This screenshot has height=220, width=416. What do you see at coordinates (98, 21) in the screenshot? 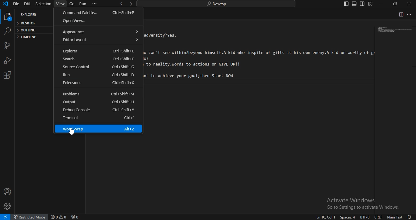
I see `open view` at bounding box center [98, 21].